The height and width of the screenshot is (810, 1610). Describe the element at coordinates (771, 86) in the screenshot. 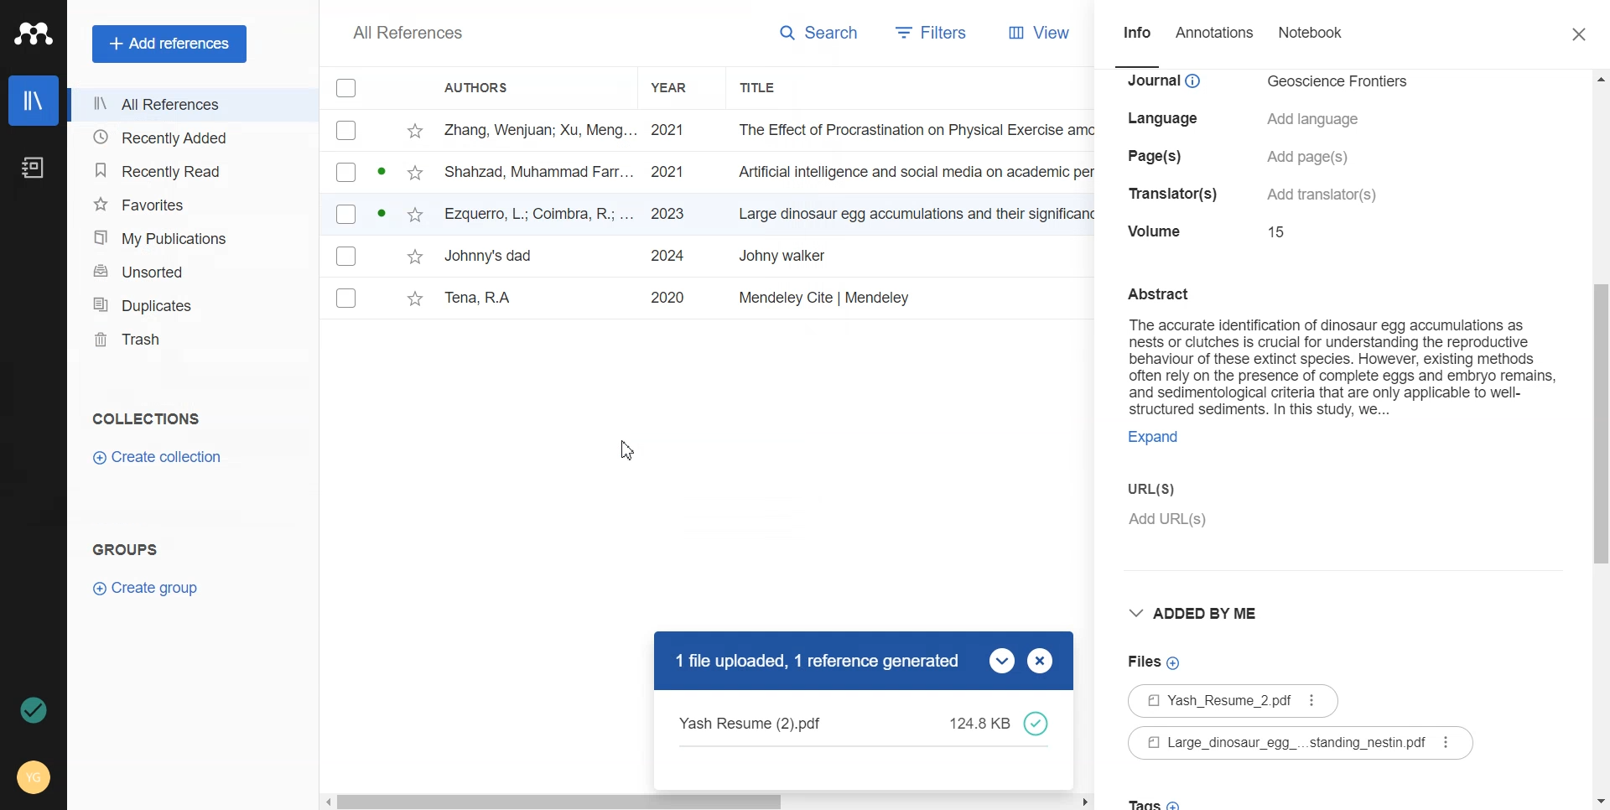

I see `Title` at that location.